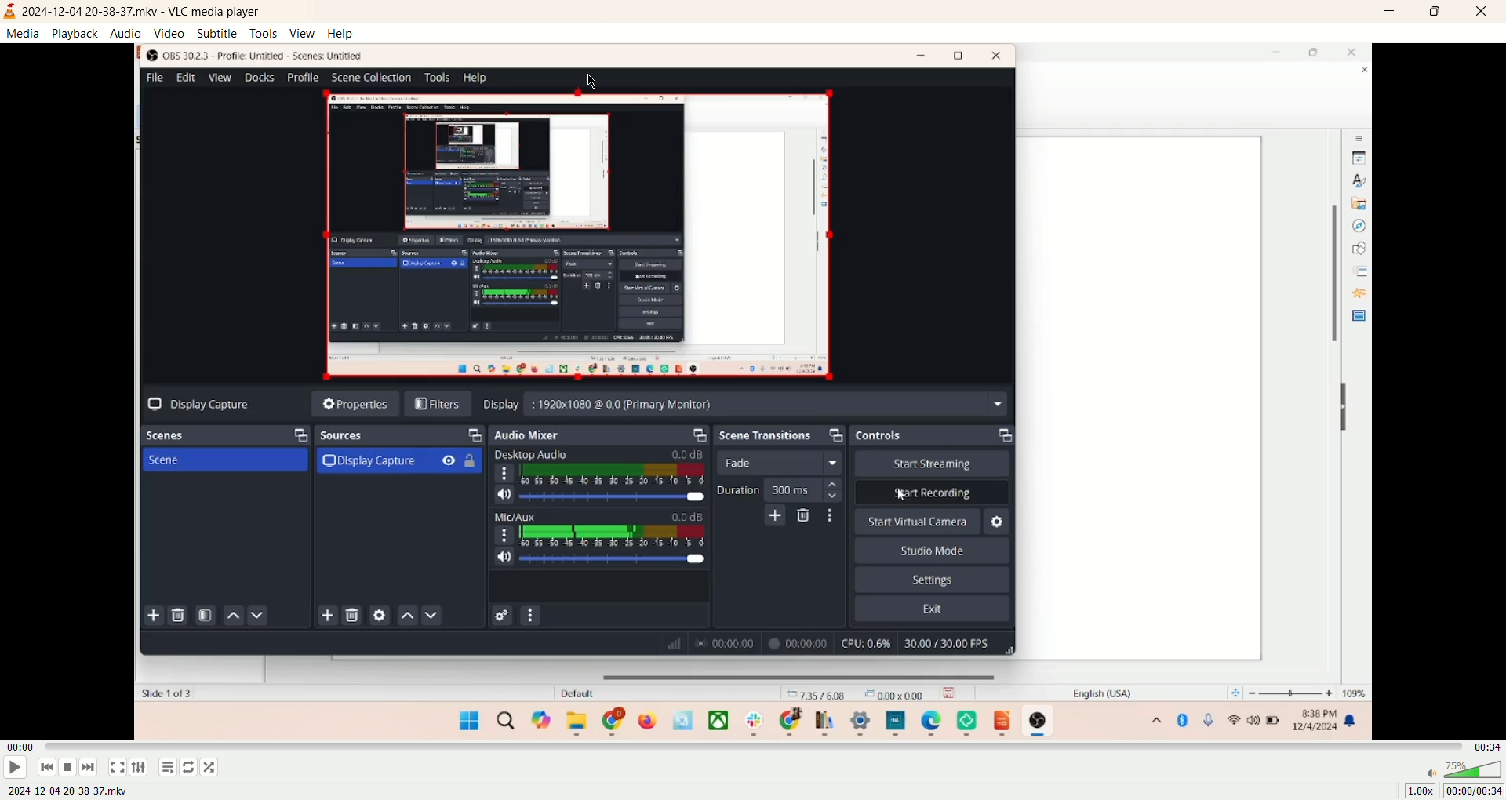 The height and width of the screenshot is (800, 1506). What do you see at coordinates (13, 767) in the screenshot?
I see `play/pause` at bounding box center [13, 767].